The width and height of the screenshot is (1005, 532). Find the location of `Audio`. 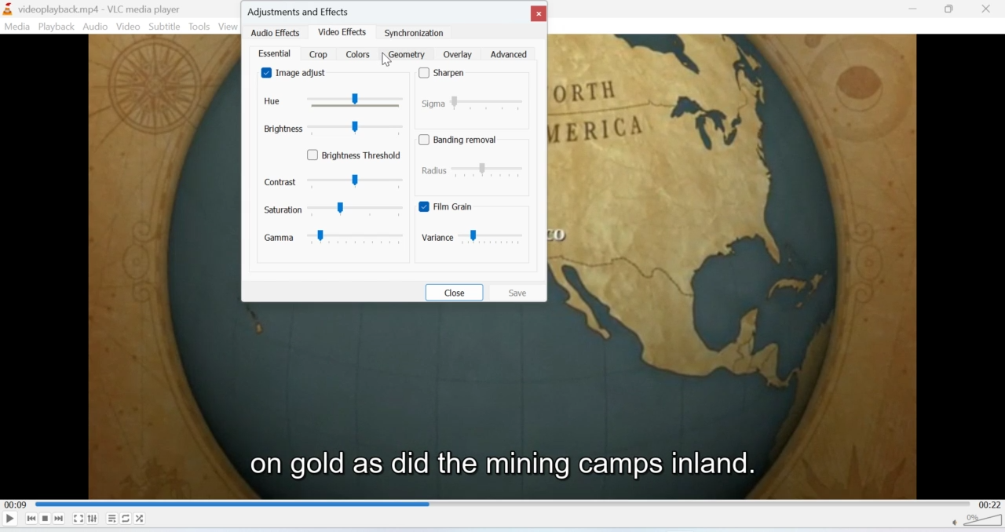

Audio is located at coordinates (96, 27).